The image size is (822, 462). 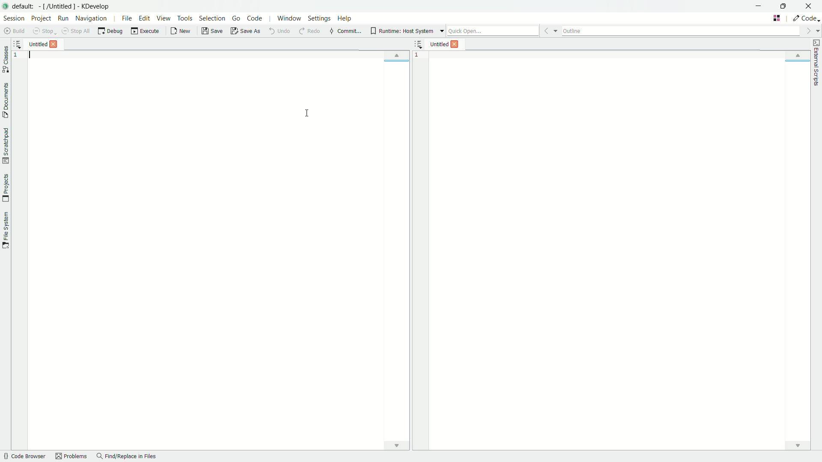 What do you see at coordinates (76, 31) in the screenshot?
I see `stop all` at bounding box center [76, 31].